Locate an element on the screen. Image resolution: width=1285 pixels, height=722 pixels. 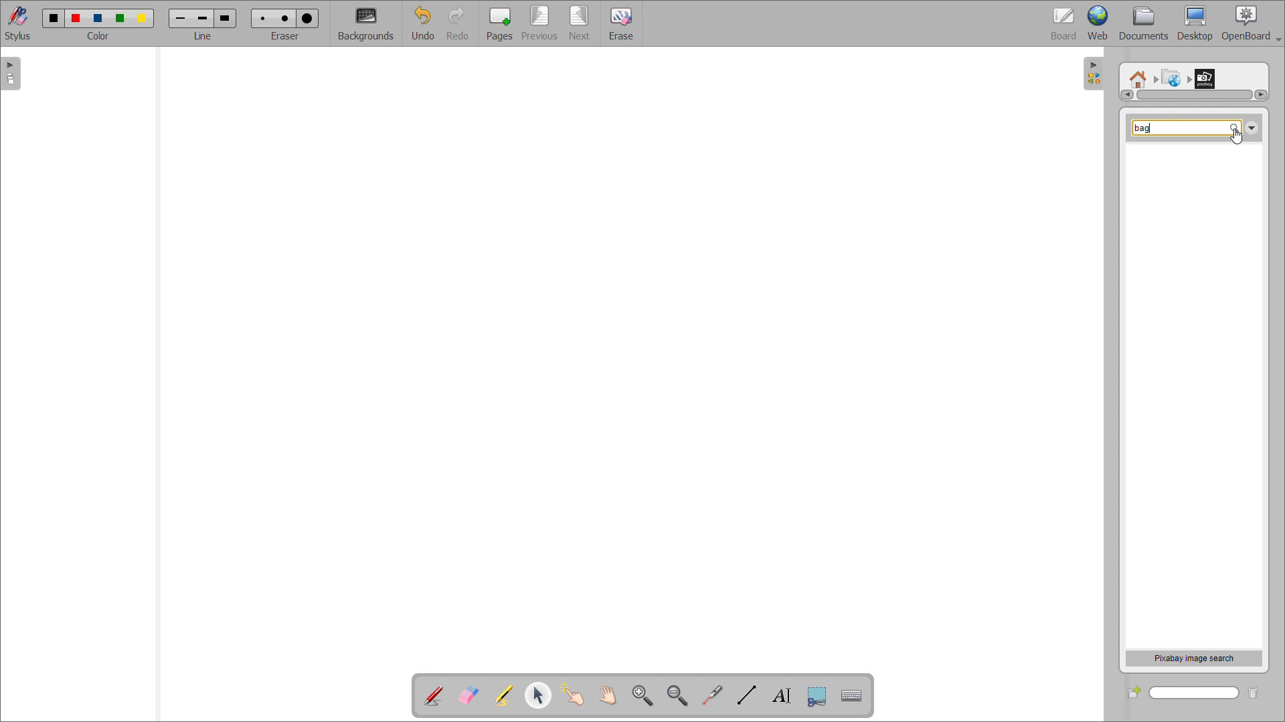
cursor is located at coordinates (1240, 136).